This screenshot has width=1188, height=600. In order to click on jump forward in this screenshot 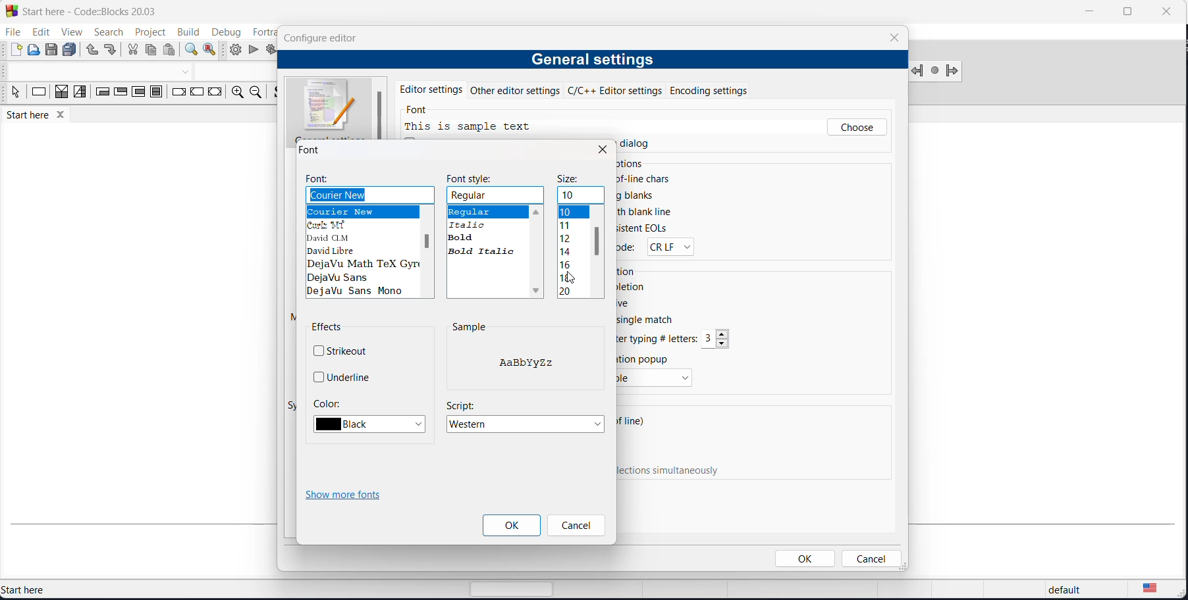, I will do `click(953, 72)`.